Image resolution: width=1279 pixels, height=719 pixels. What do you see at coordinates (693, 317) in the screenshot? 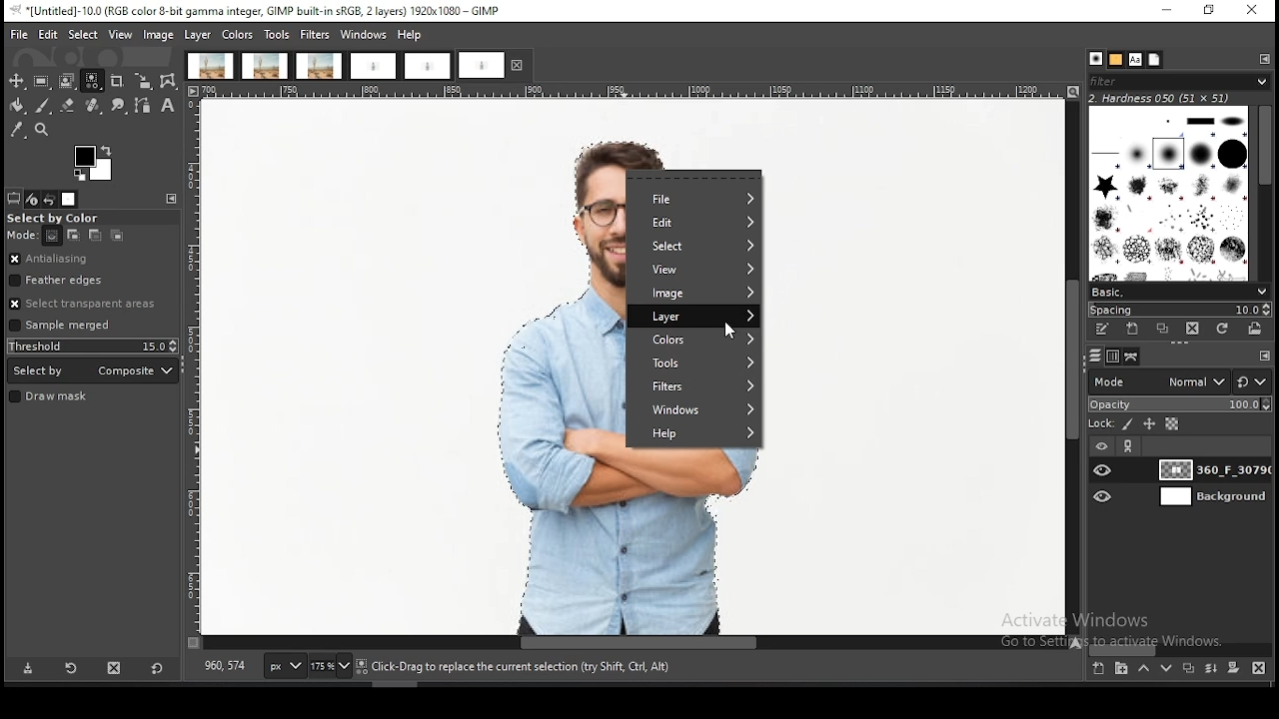
I see `layer` at bounding box center [693, 317].